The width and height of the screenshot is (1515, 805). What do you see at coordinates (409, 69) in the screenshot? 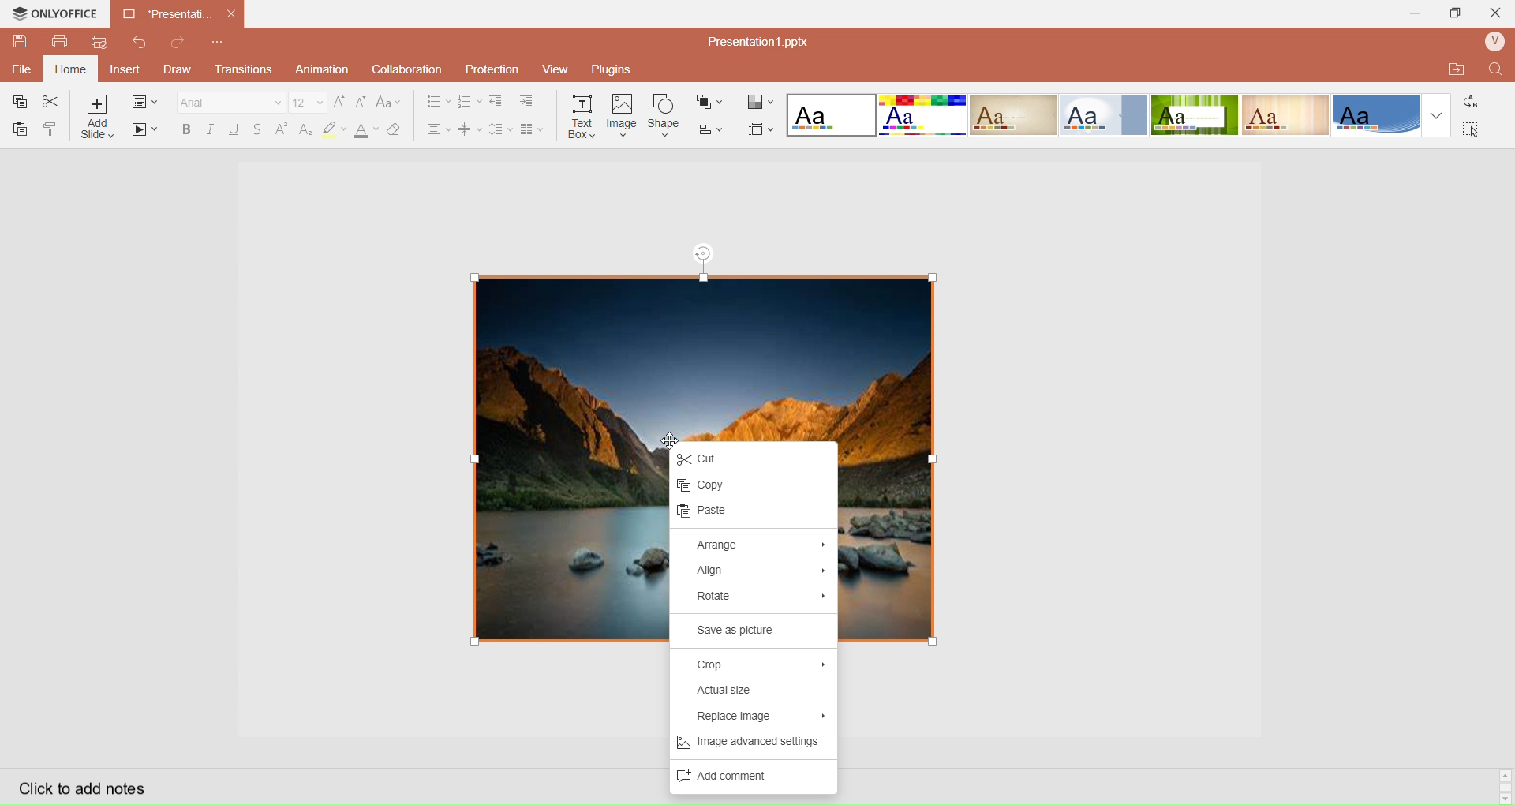
I see `Collaboration` at bounding box center [409, 69].